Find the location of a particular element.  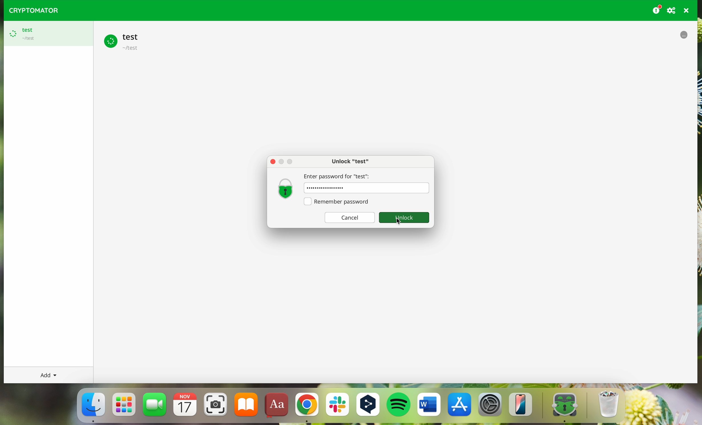

password is located at coordinates (365, 188).